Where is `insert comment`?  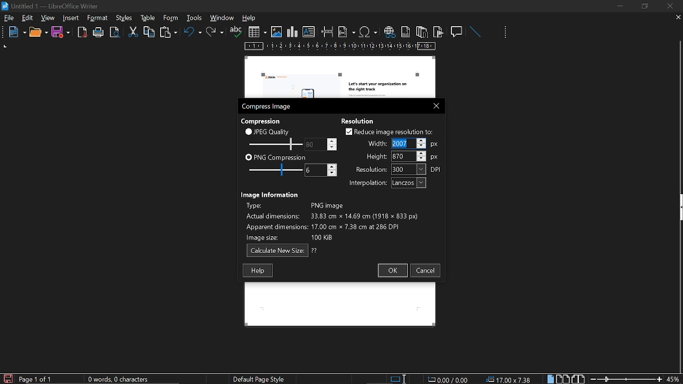 insert comment is located at coordinates (457, 31).